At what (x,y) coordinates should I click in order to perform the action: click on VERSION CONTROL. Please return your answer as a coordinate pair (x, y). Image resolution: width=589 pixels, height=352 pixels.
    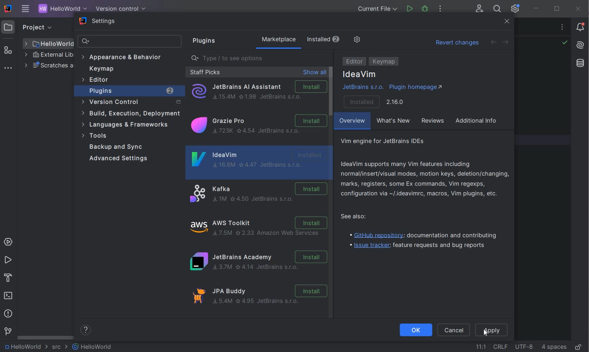
    Looking at the image, I should click on (119, 9).